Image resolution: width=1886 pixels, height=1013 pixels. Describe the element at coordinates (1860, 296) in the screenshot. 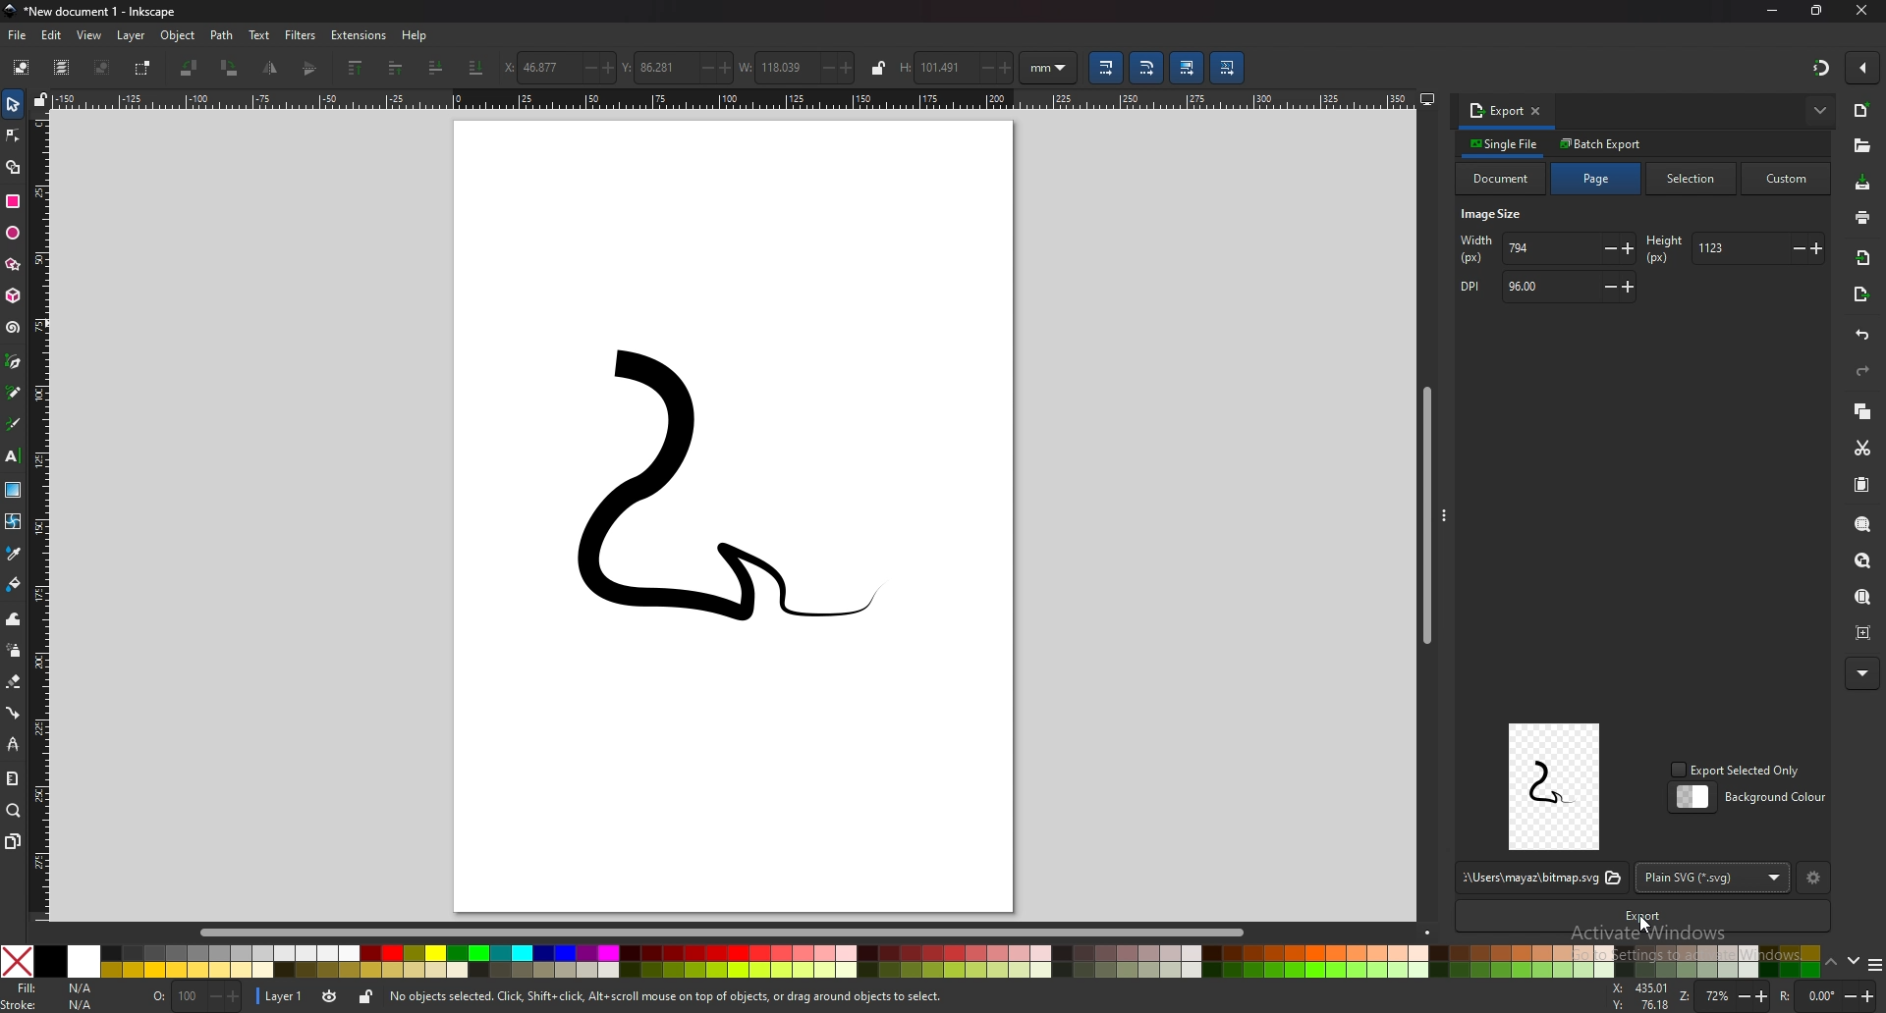

I see `export` at that location.